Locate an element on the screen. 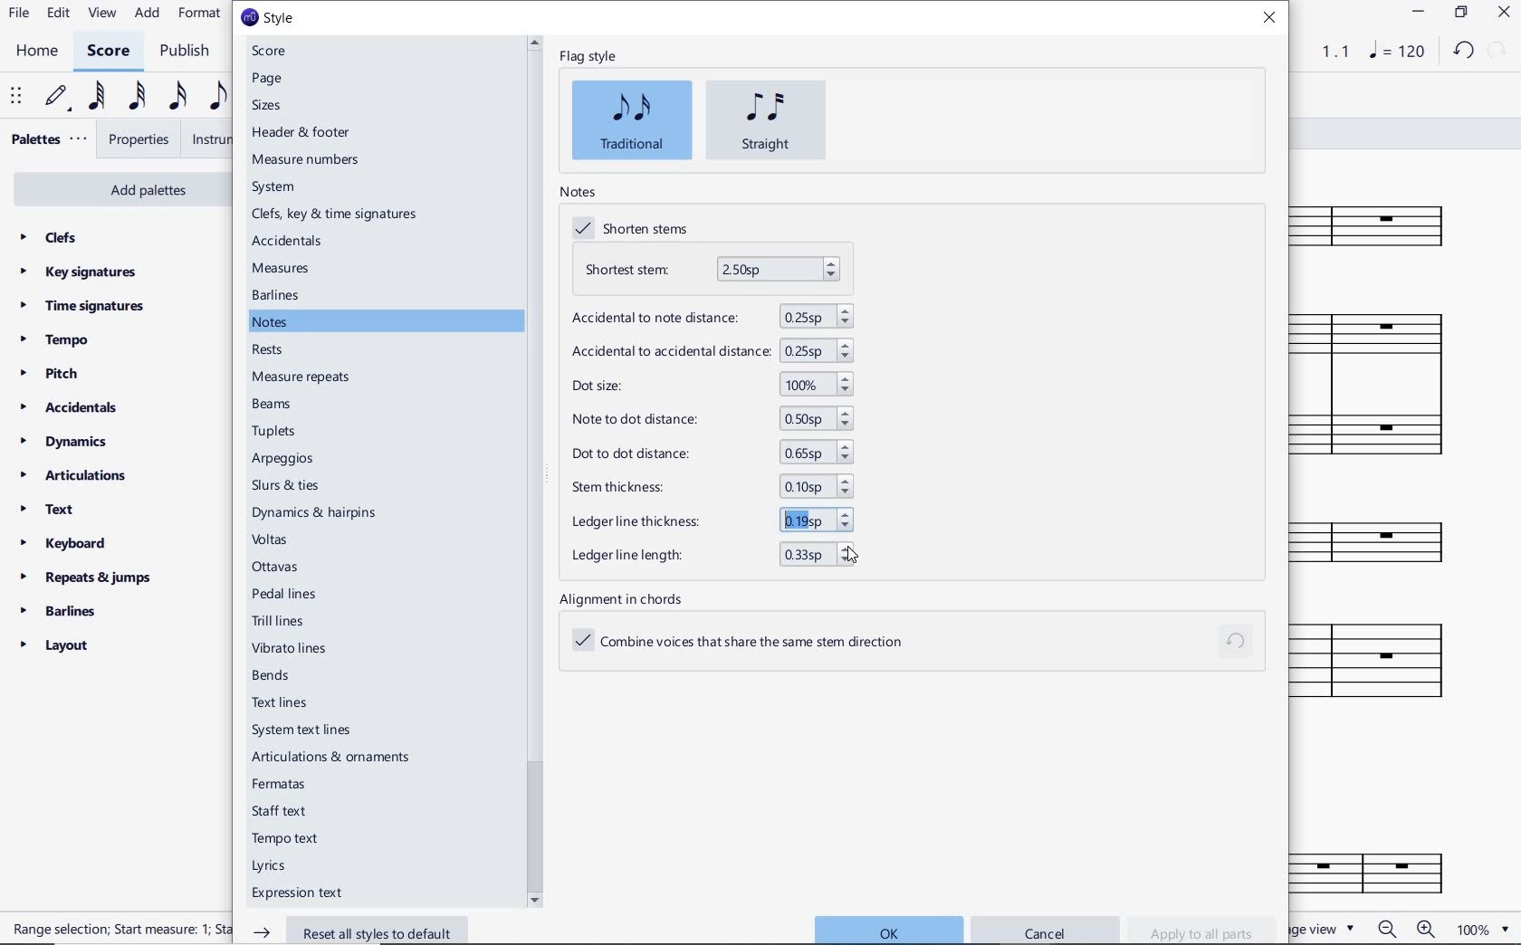 The width and height of the screenshot is (1521, 945). ZOOM FACTOR is located at coordinates (1483, 928).